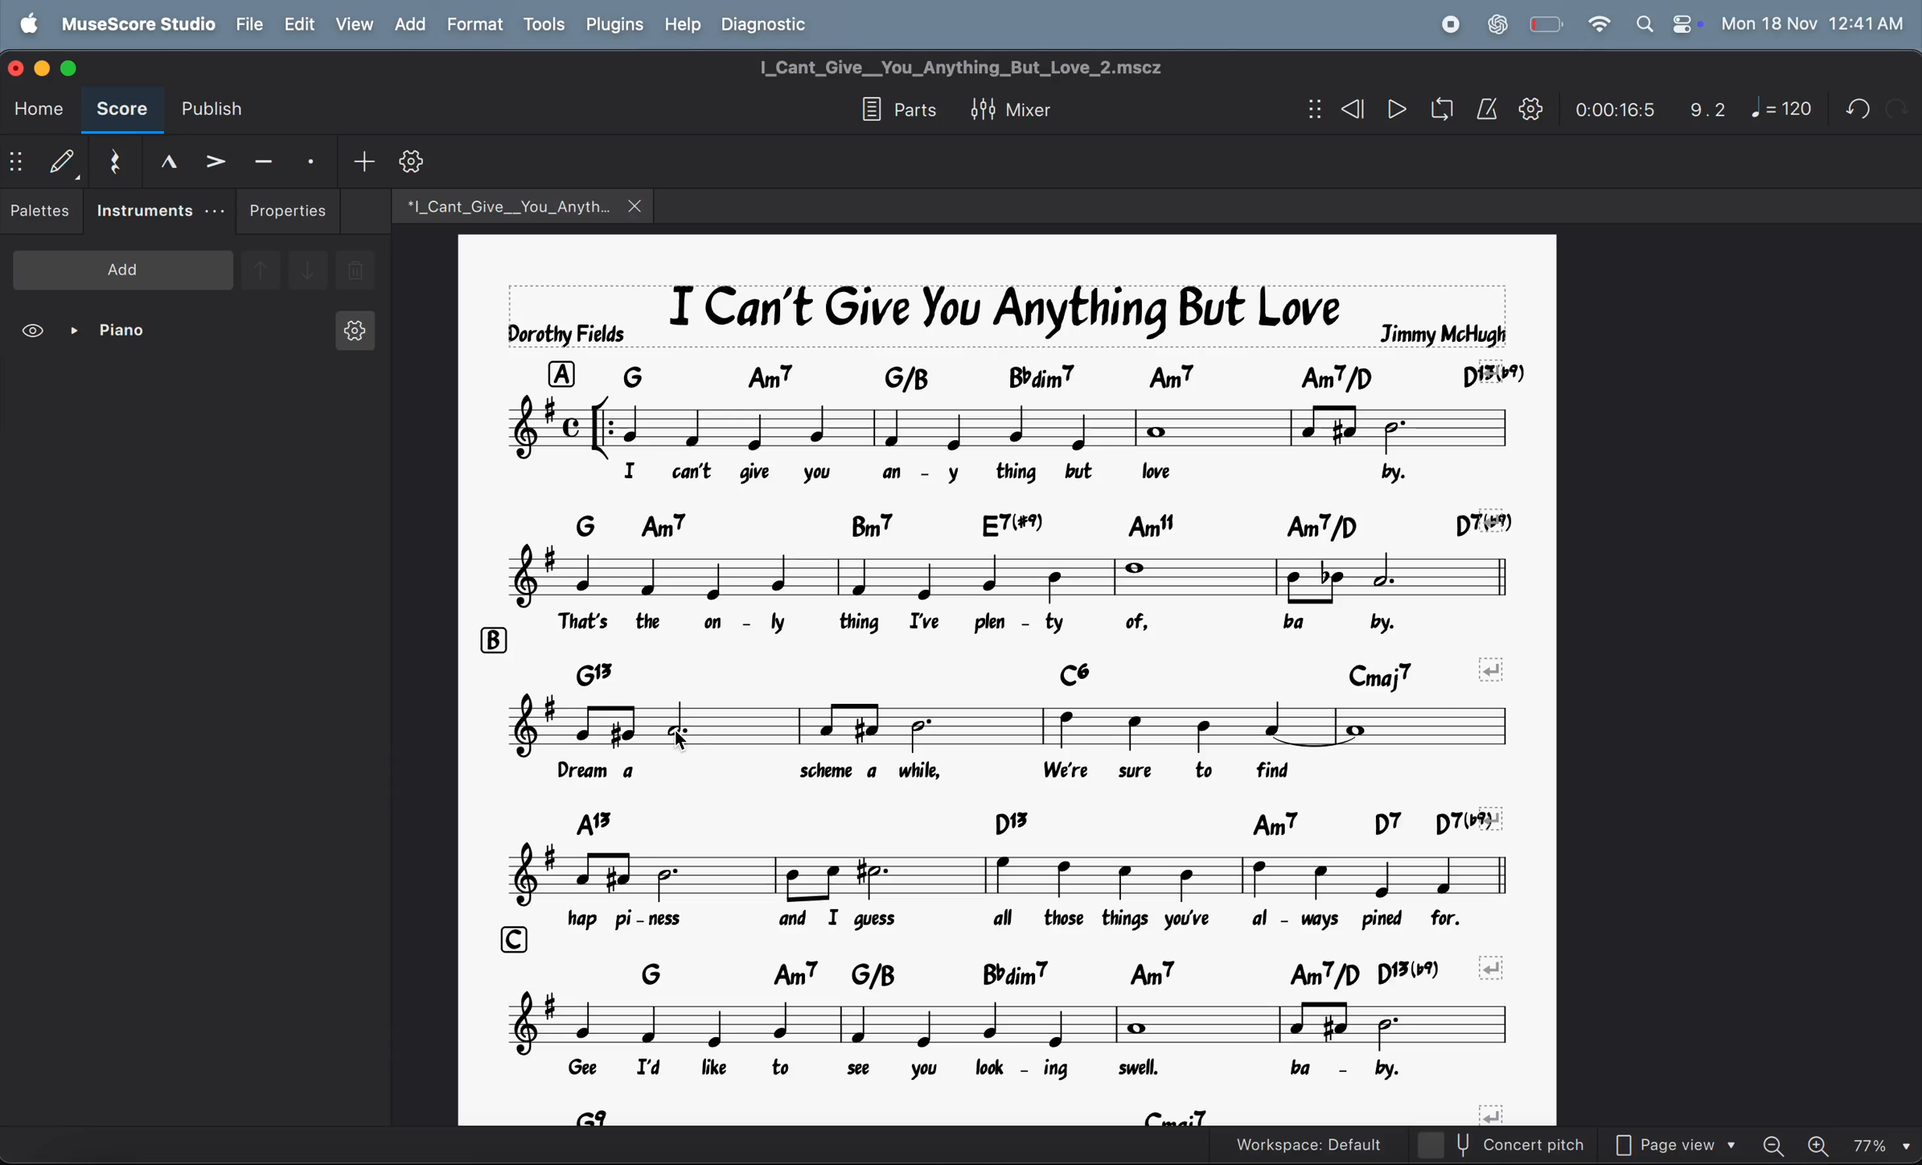 This screenshot has width=1922, height=1165. What do you see at coordinates (1545, 23) in the screenshot?
I see `battery` at bounding box center [1545, 23].